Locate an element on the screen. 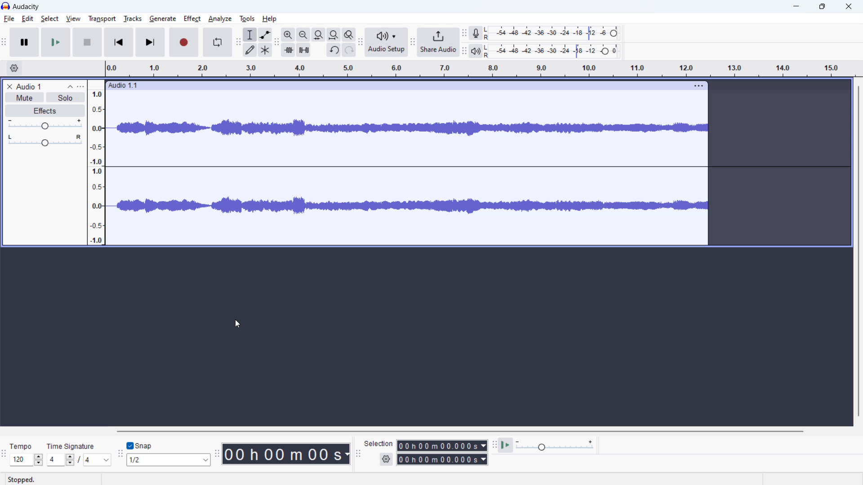 Image resolution: width=863 pixels, height=485 pixels. gain is located at coordinates (45, 124).